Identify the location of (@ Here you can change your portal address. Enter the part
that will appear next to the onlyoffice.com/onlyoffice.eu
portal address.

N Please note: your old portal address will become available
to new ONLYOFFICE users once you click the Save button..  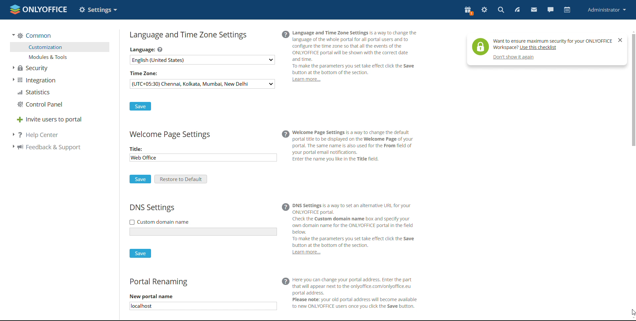
(359, 294).